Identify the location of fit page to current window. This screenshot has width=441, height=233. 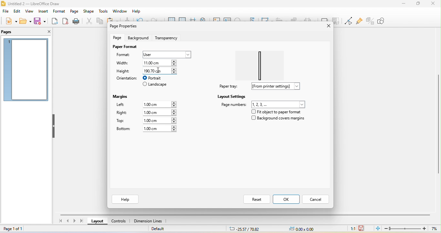
(377, 228).